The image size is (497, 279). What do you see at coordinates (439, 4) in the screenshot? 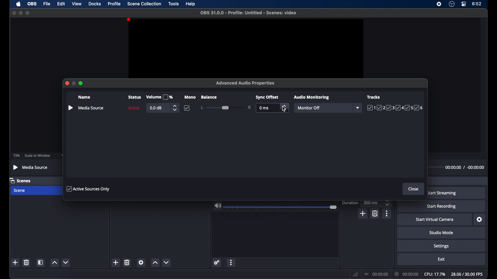
I see `screen recorder icon` at bounding box center [439, 4].